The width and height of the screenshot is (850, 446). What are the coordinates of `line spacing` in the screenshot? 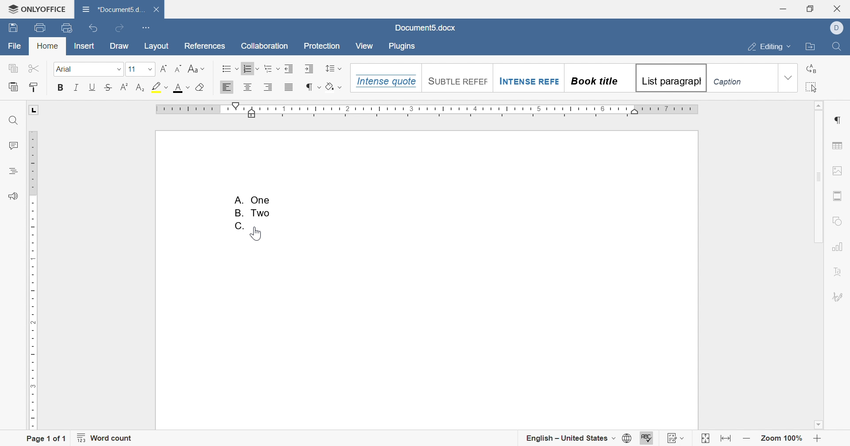 It's located at (334, 68).